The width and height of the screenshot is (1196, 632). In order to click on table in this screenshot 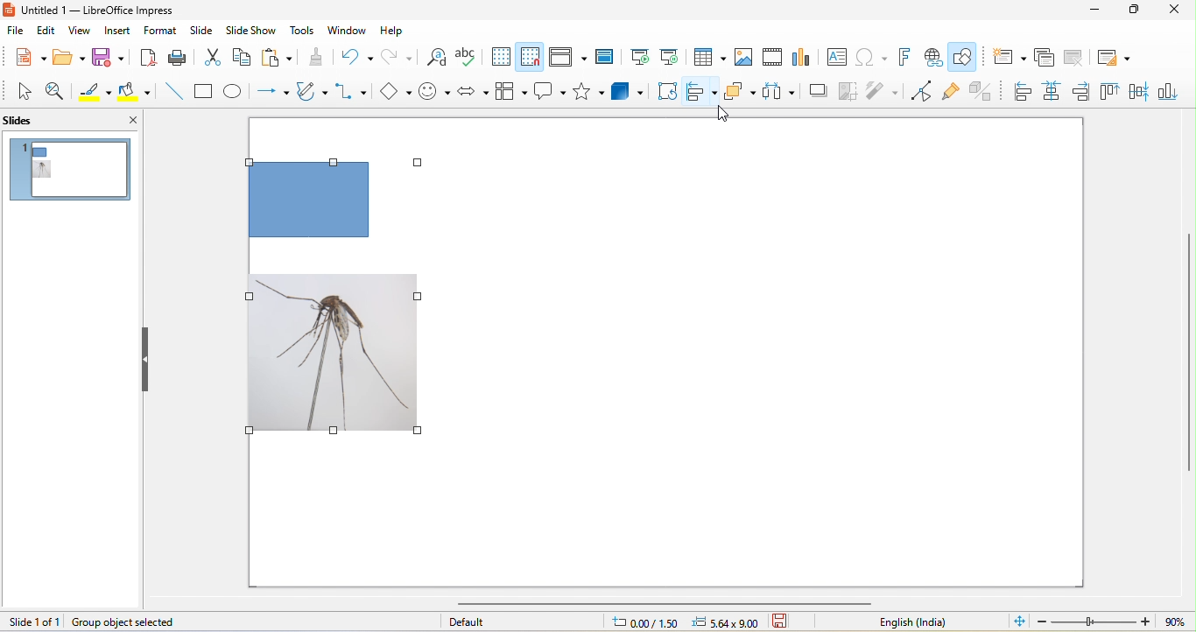, I will do `click(710, 56)`.